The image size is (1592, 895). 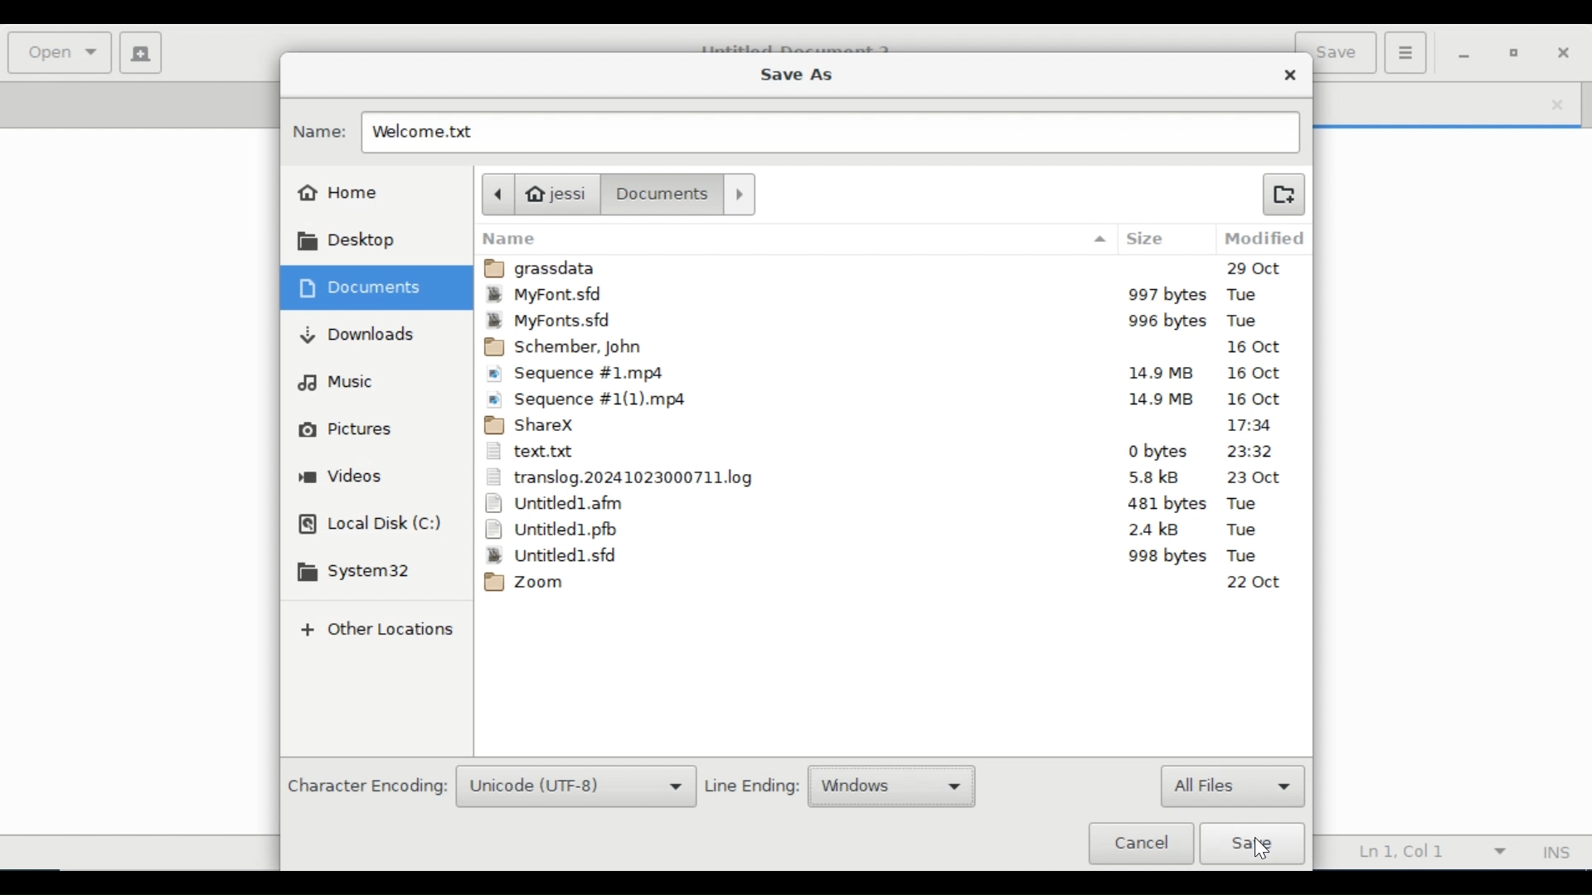 What do you see at coordinates (1405, 51) in the screenshot?
I see `Application menu` at bounding box center [1405, 51].